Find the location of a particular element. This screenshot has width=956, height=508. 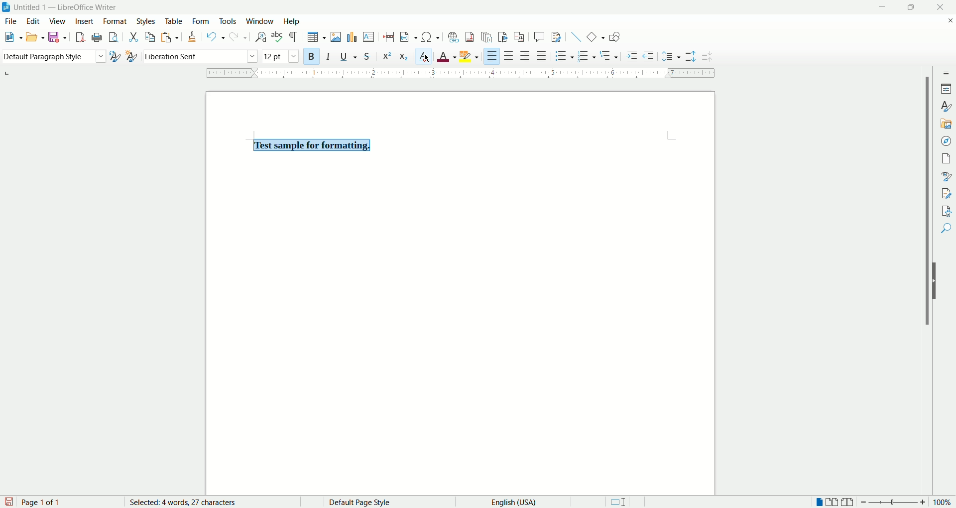

close is located at coordinates (939, 7).